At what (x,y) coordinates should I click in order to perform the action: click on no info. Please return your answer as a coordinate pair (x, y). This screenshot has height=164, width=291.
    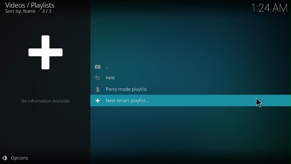
    Looking at the image, I should click on (45, 101).